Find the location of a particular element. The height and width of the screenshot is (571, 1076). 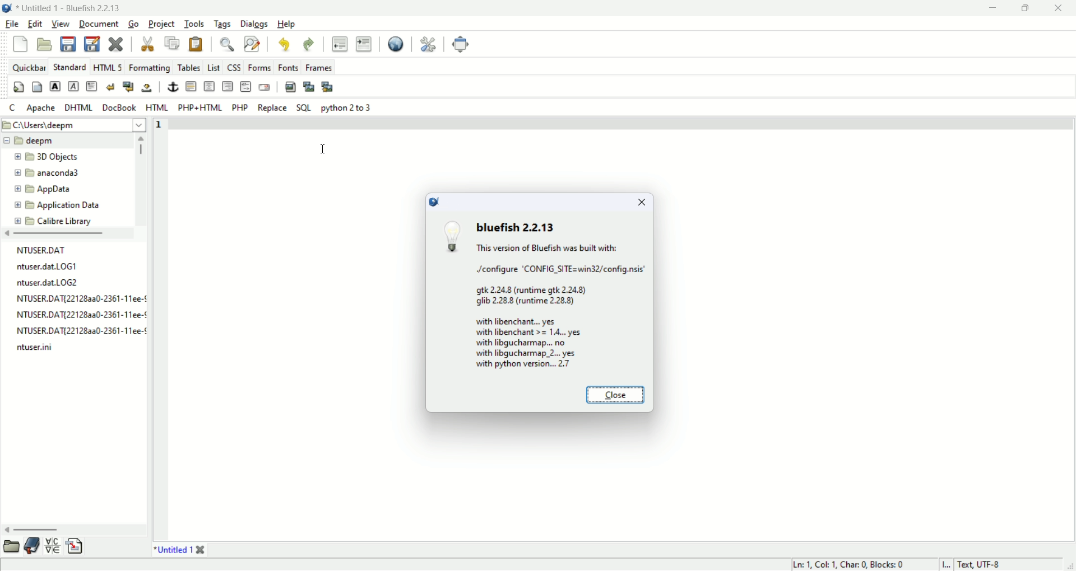

preferences is located at coordinates (429, 44).